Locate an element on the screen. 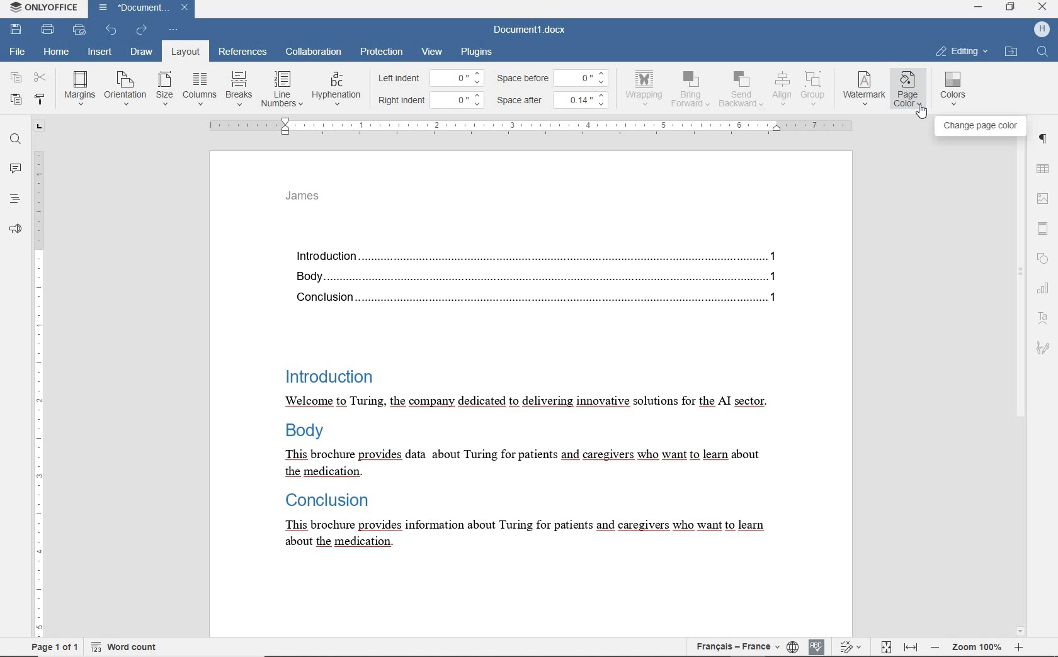  columns is located at coordinates (199, 91).